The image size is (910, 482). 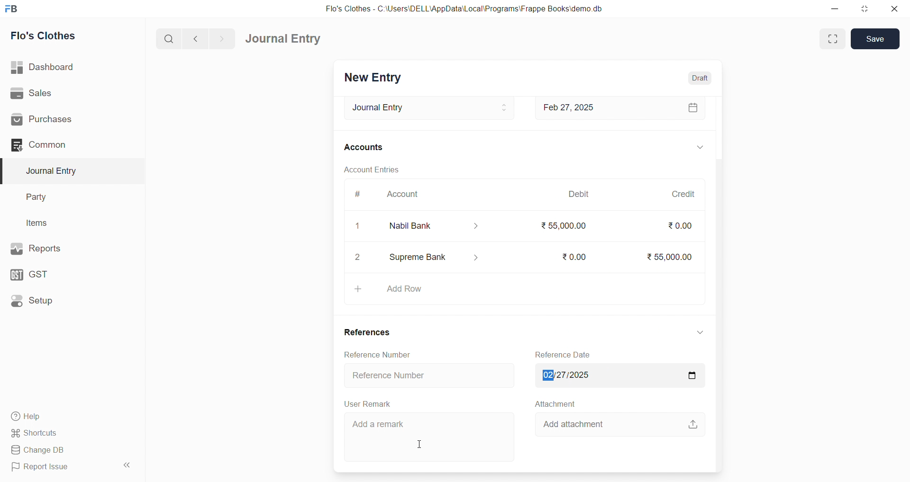 What do you see at coordinates (48, 36) in the screenshot?
I see `Flo's Clothes` at bounding box center [48, 36].